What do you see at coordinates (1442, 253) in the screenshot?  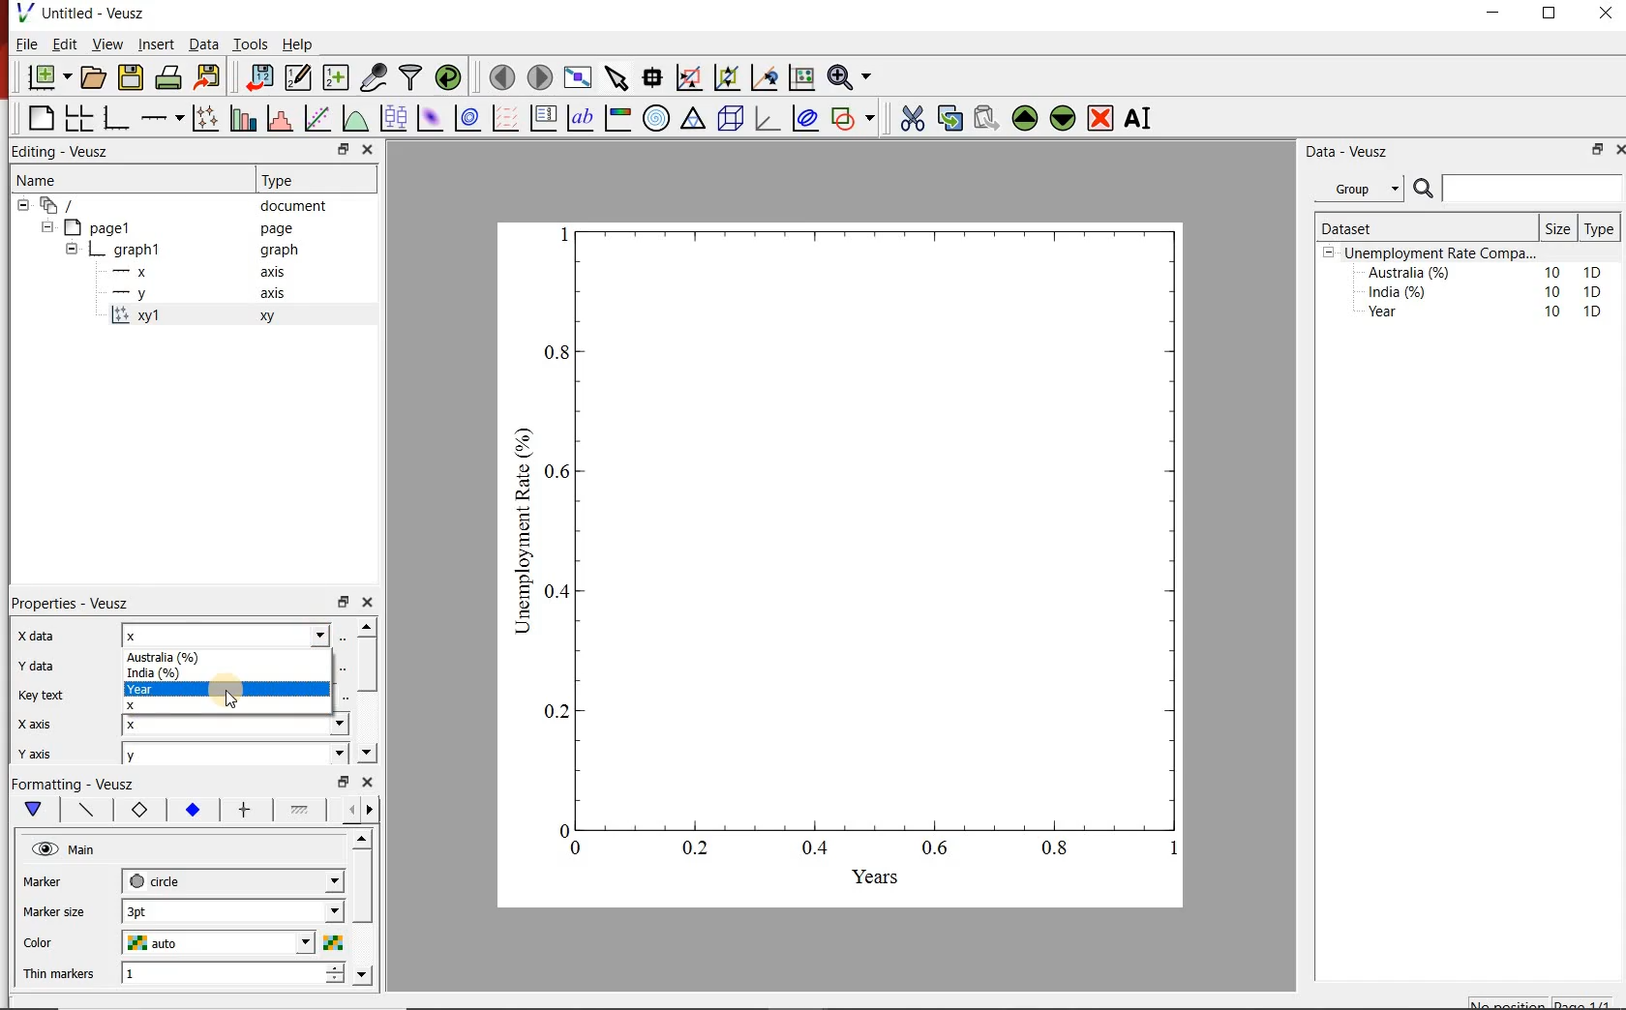 I see `Unemployment Rate Compa...` at bounding box center [1442, 253].